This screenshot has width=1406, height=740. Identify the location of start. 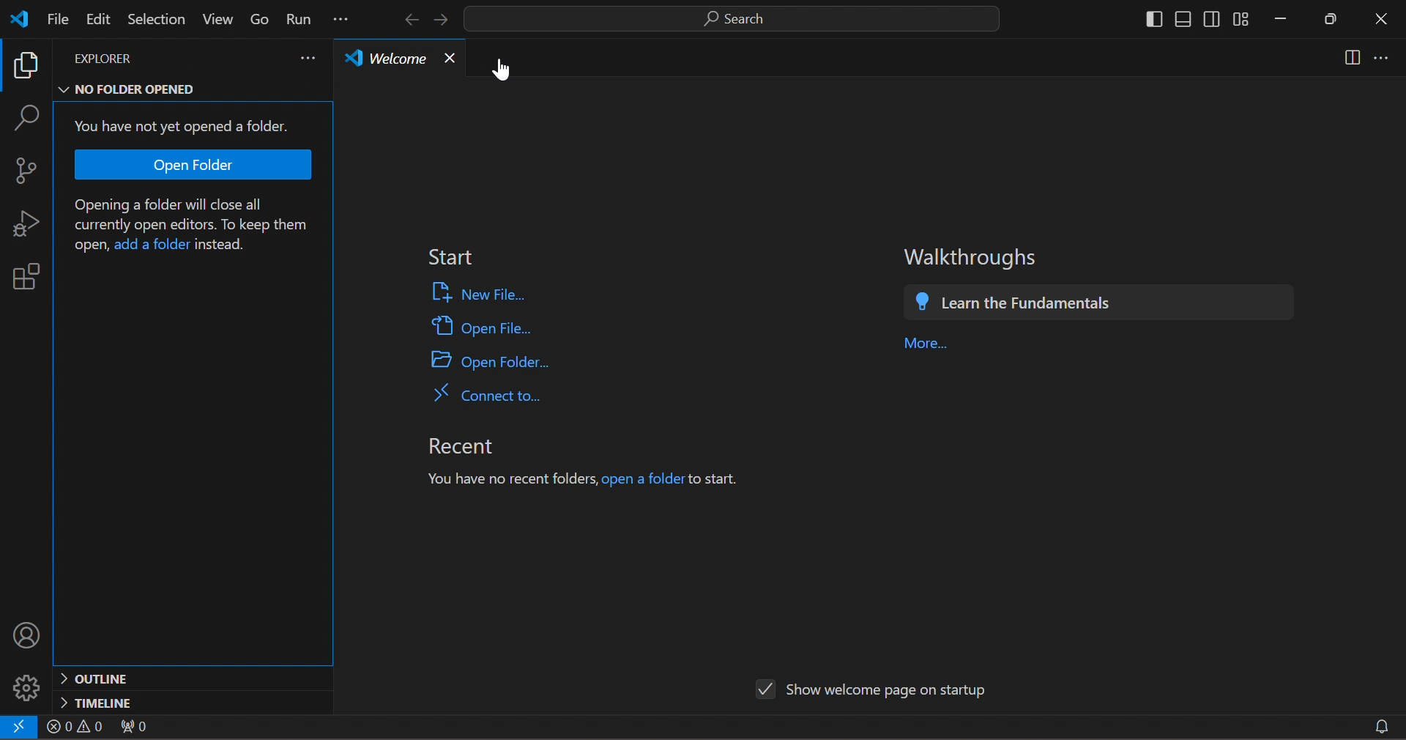
(447, 258).